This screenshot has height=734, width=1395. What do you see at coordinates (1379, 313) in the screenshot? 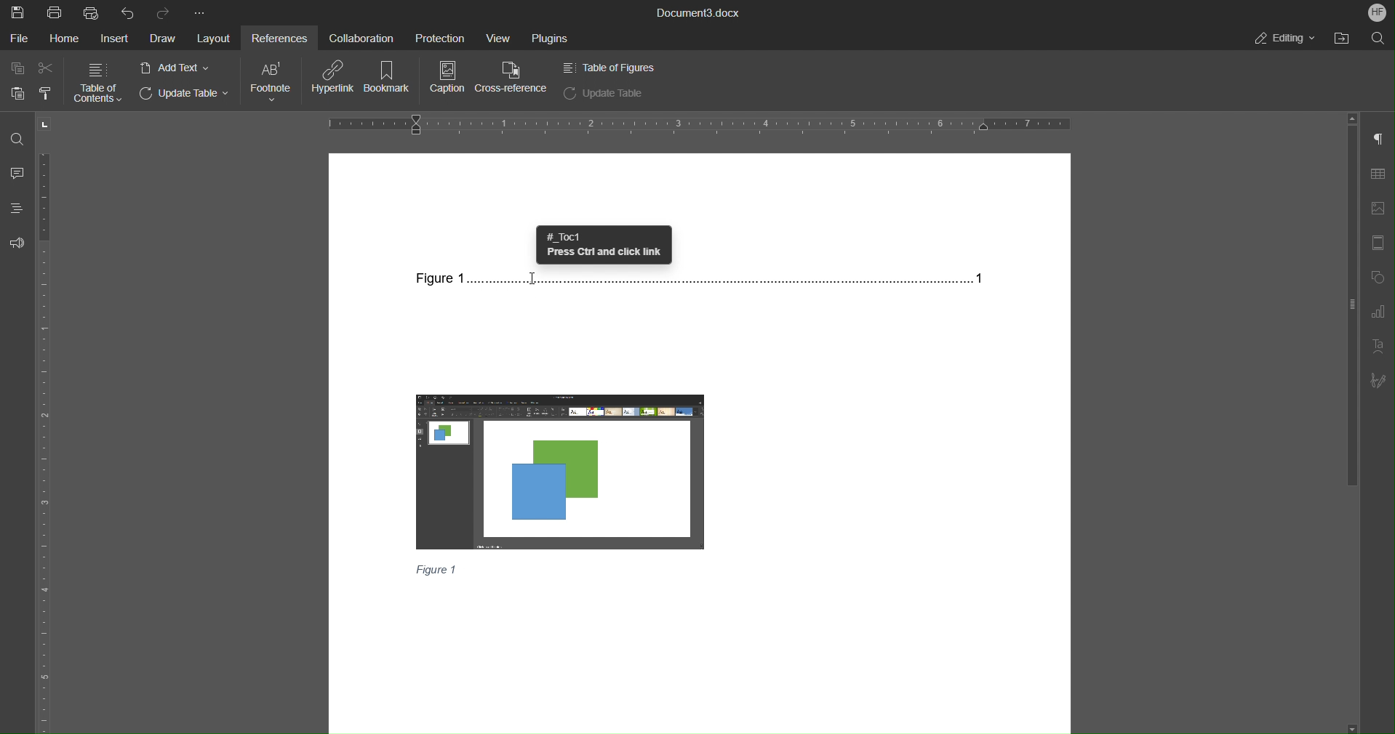
I see `Graph Settings` at bounding box center [1379, 313].